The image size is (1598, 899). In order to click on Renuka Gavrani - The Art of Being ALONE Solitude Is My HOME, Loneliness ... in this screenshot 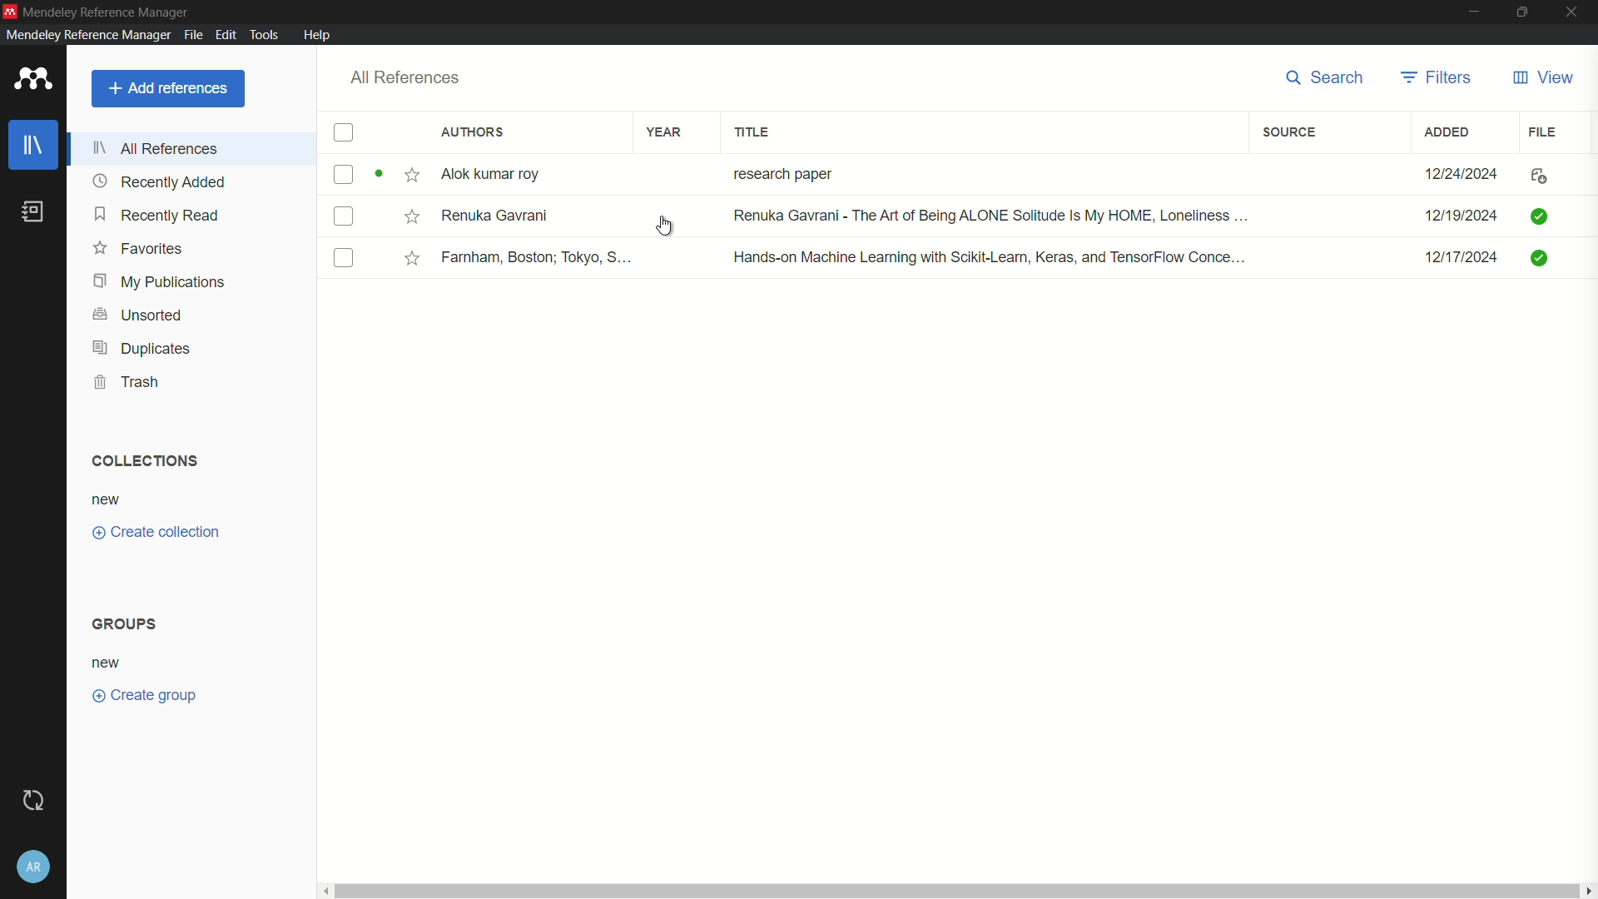, I will do `click(1002, 215)`.